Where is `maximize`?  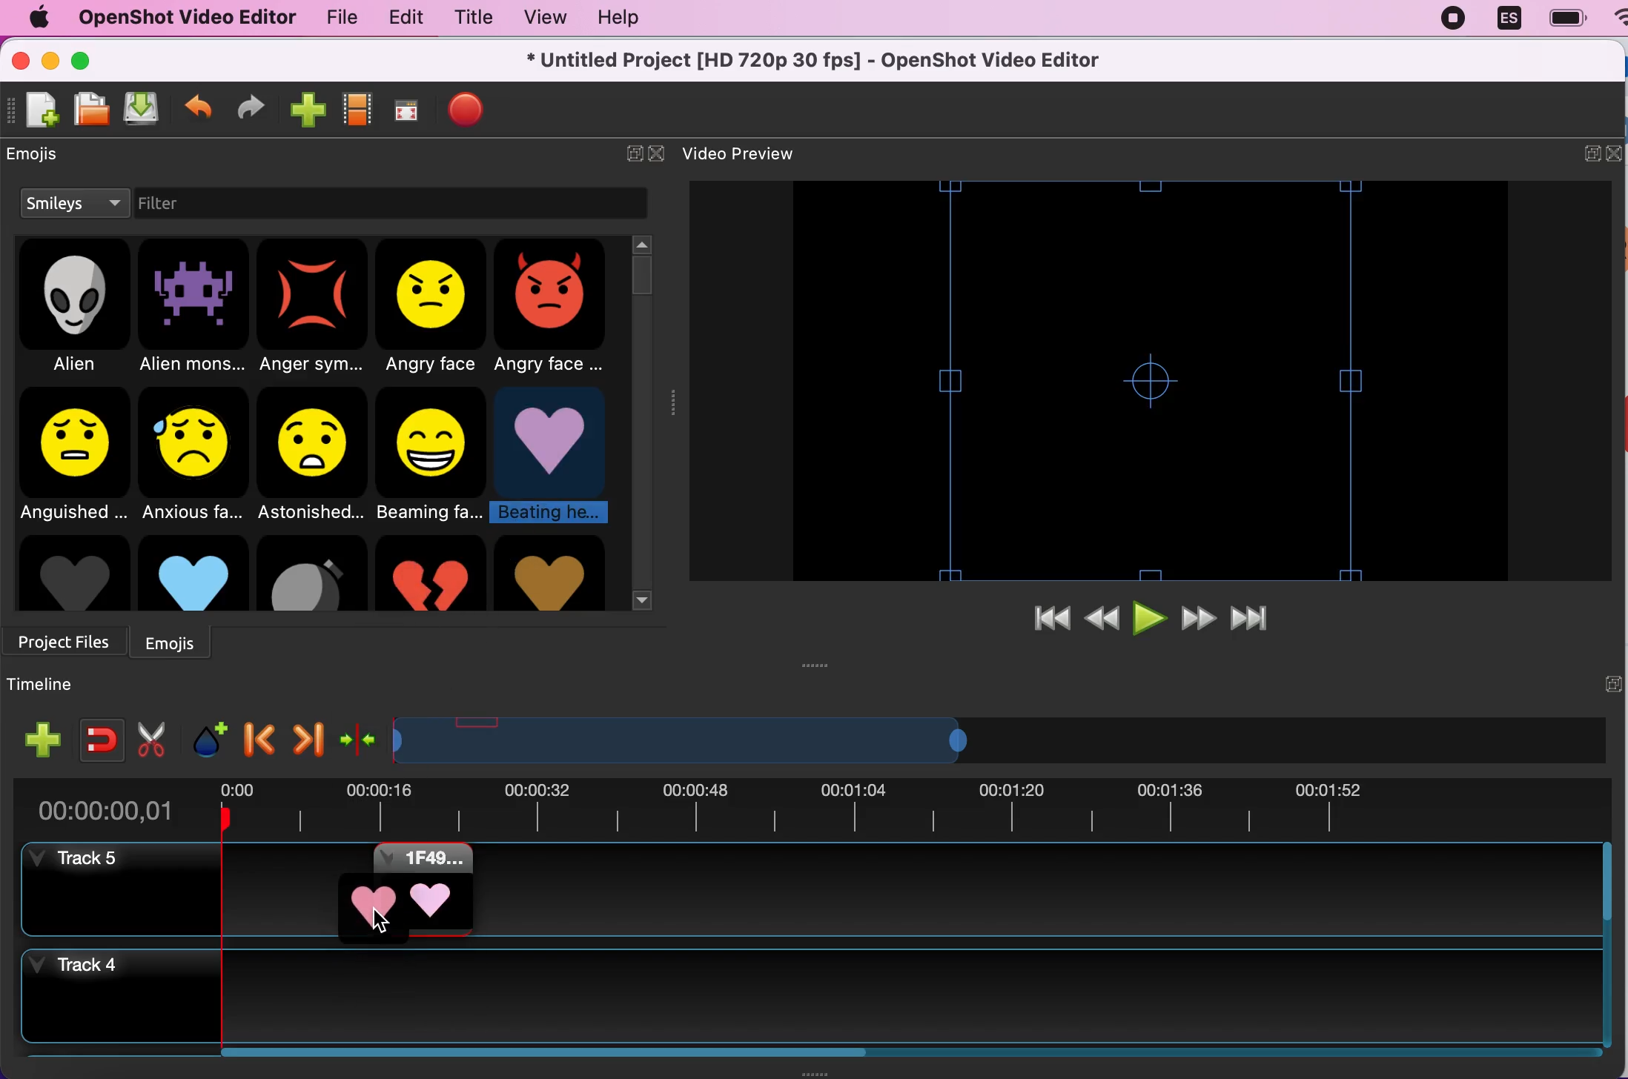 maximize is located at coordinates (85, 59).